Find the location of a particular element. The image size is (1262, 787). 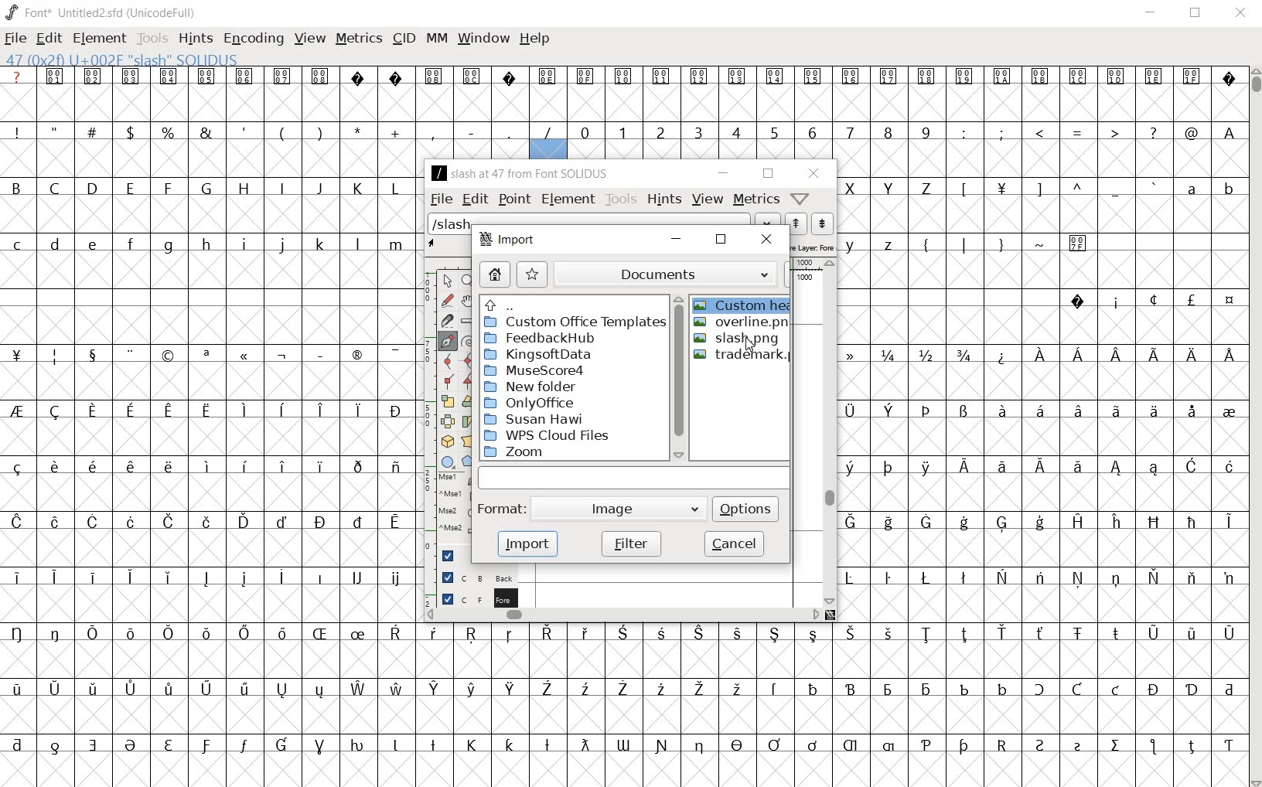

special letters is located at coordinates (1042, 465).